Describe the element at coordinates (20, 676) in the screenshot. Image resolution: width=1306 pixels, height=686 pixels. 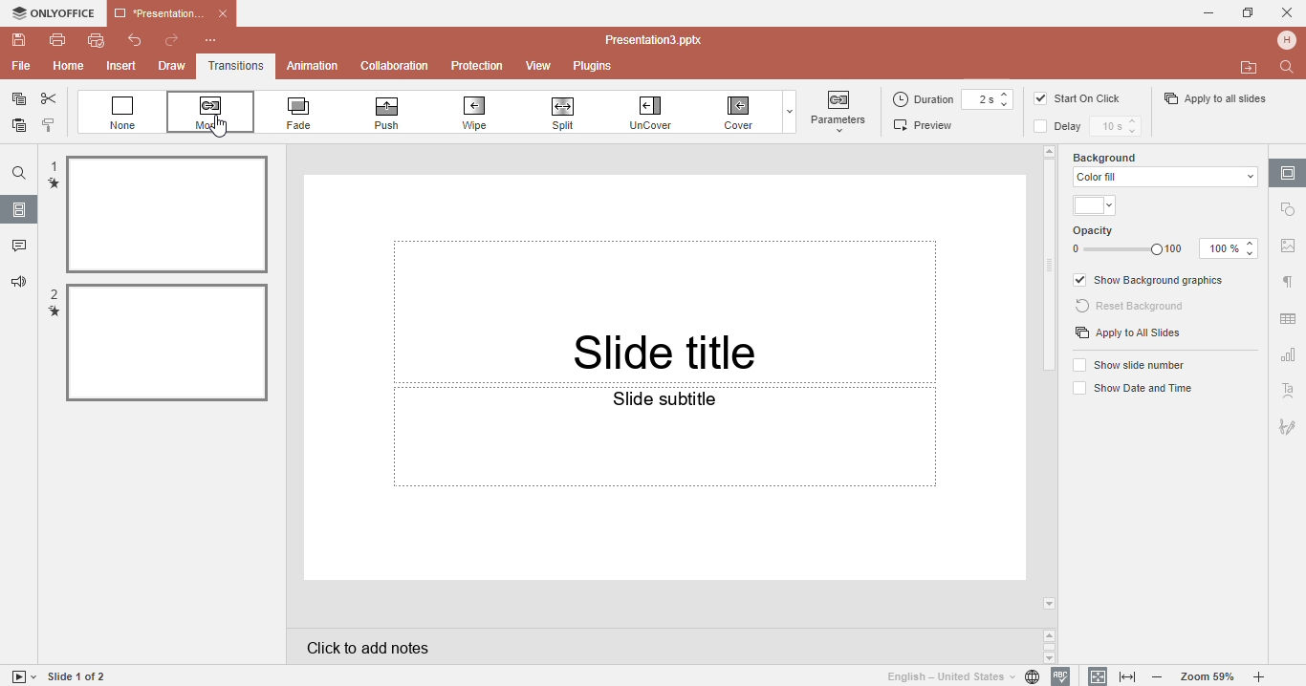
I see `Start slide show` at that location.